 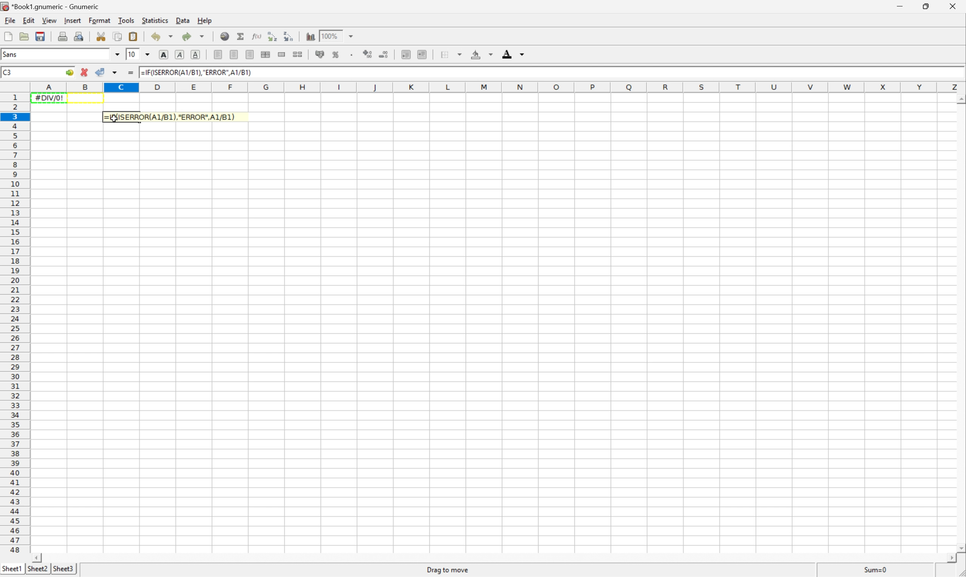 I want to click on Tools, so click(x=126, y=21).